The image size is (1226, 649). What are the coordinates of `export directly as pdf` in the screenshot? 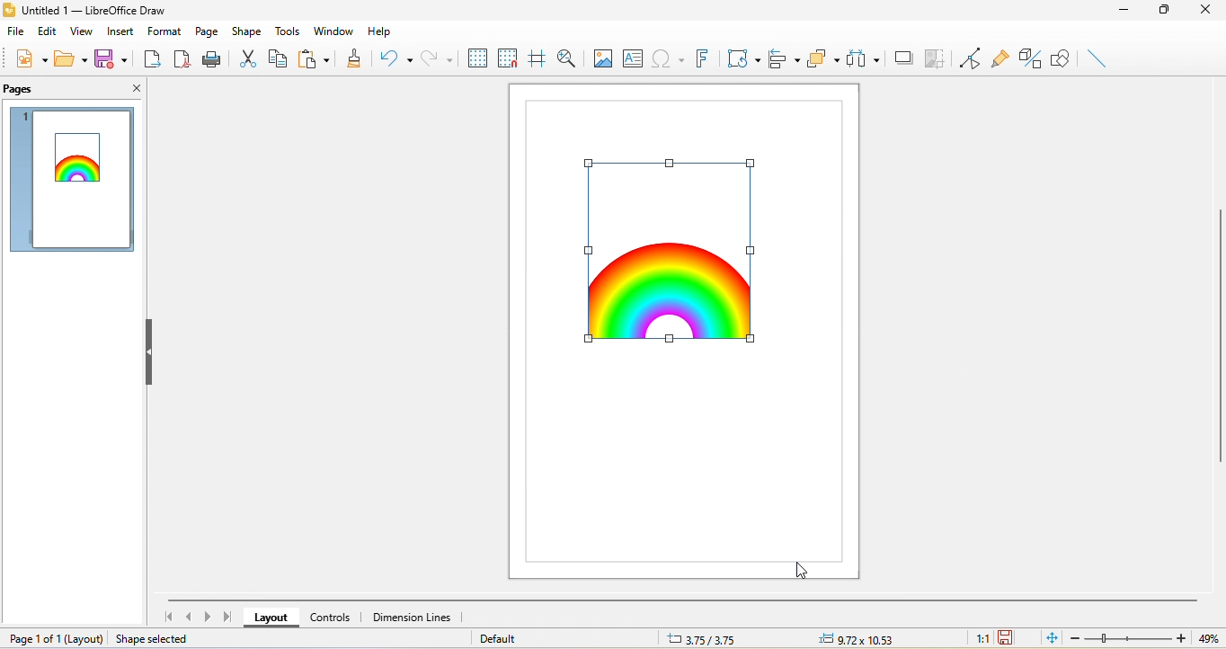 It's located at (181, 60).